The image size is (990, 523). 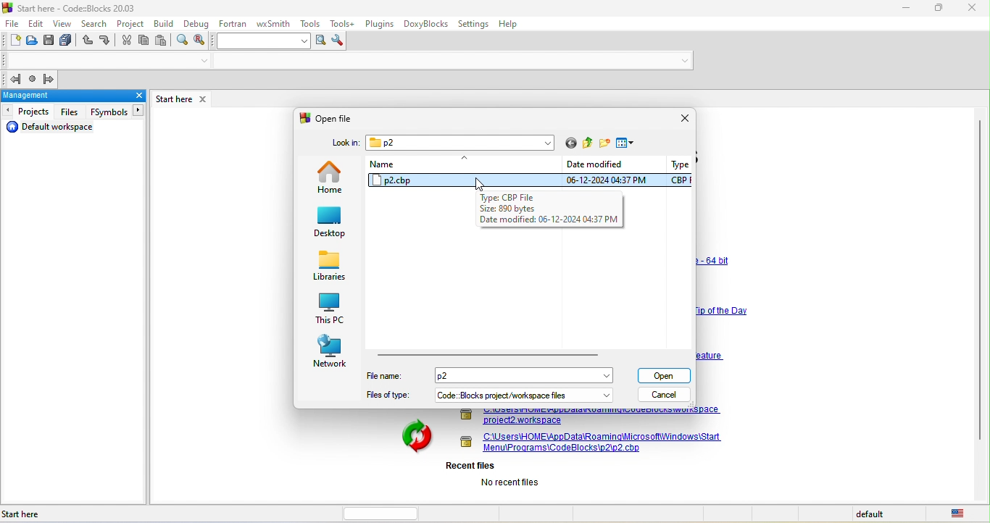 What do you see at coordinates (180, 41) in the screenshot?
I see `find` at bounding box center [180, 41].